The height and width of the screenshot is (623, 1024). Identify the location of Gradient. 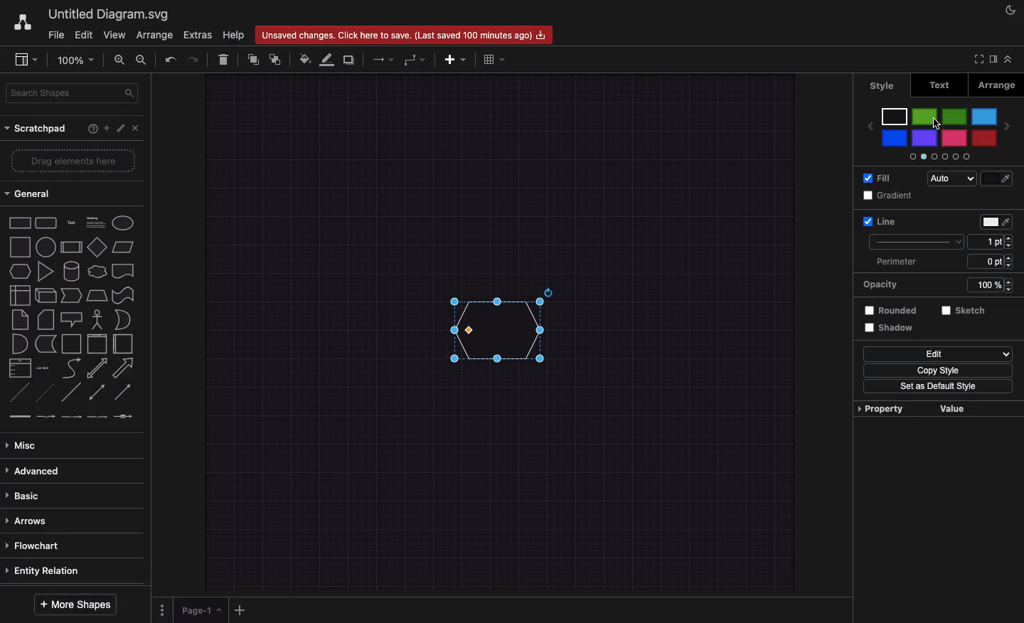
(887, 198).